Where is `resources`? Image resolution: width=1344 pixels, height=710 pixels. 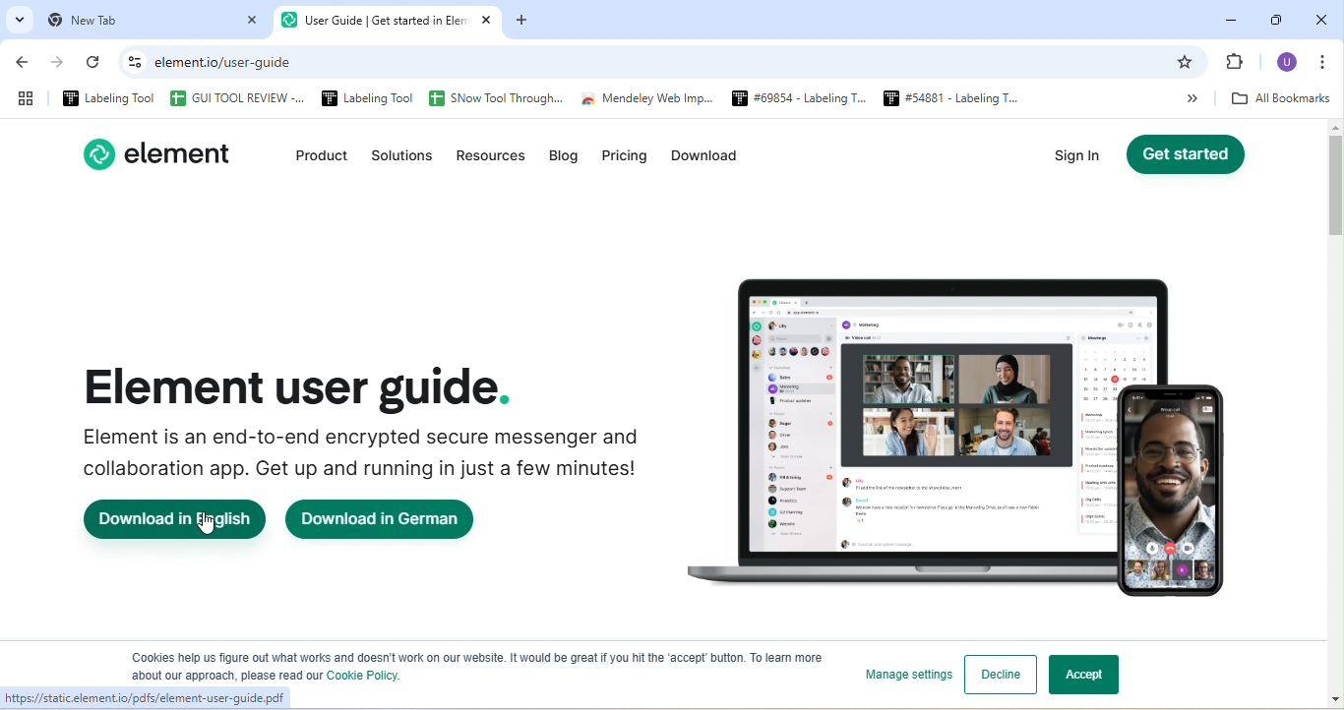 resources is located at coordinates (492, 159).